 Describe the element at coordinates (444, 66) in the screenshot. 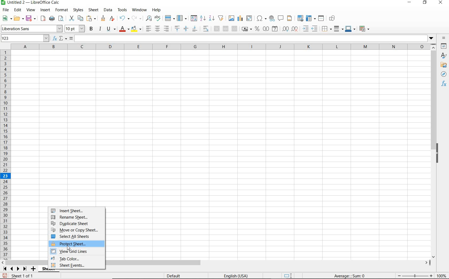

I see `GALLERY` at that location.